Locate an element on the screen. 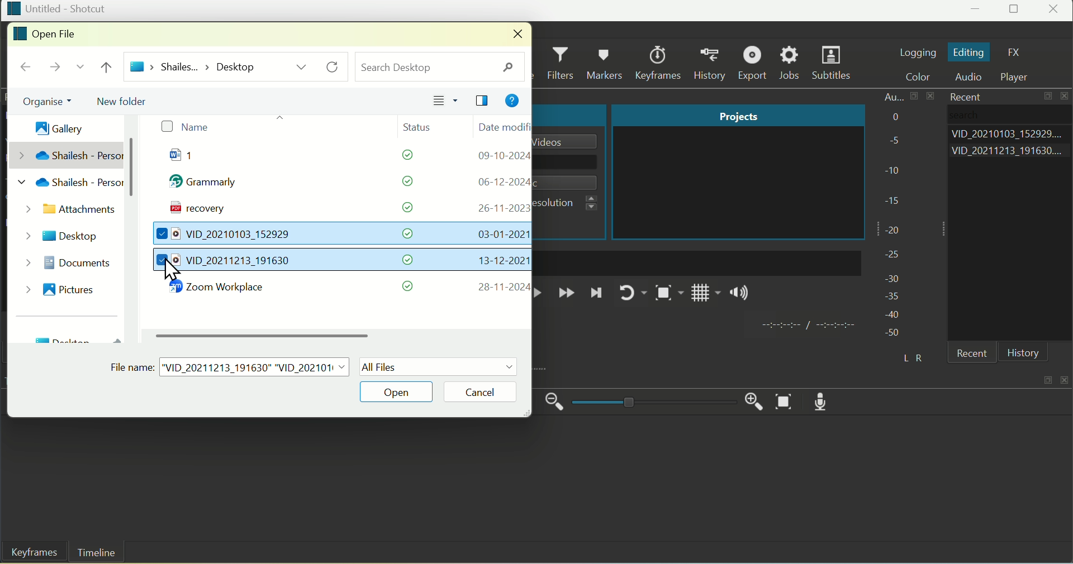 The image size is (1073, 564). status is located at coordinates (402, 207).